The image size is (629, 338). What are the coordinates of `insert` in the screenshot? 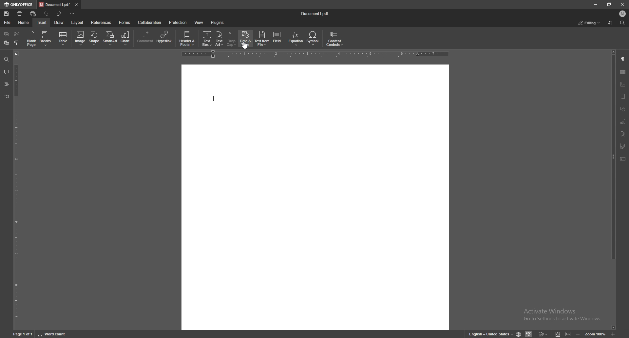 It's located at (42, 23).